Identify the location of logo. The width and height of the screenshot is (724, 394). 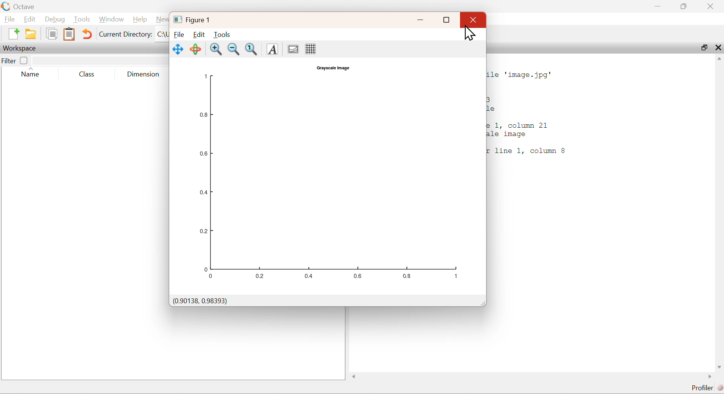
(176, 19).